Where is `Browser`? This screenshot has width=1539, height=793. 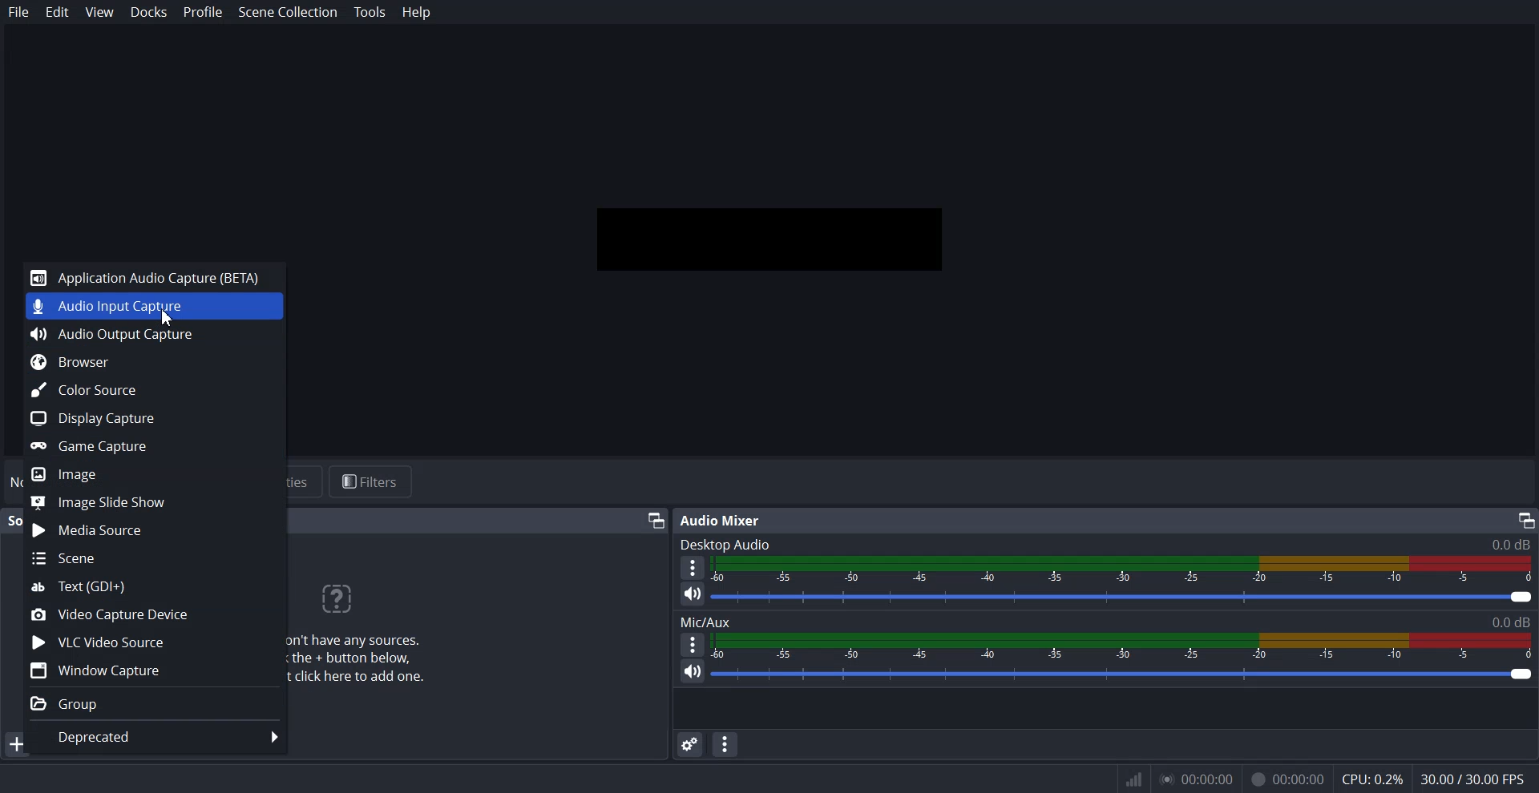 Browser is located at coordinates (154, 361).